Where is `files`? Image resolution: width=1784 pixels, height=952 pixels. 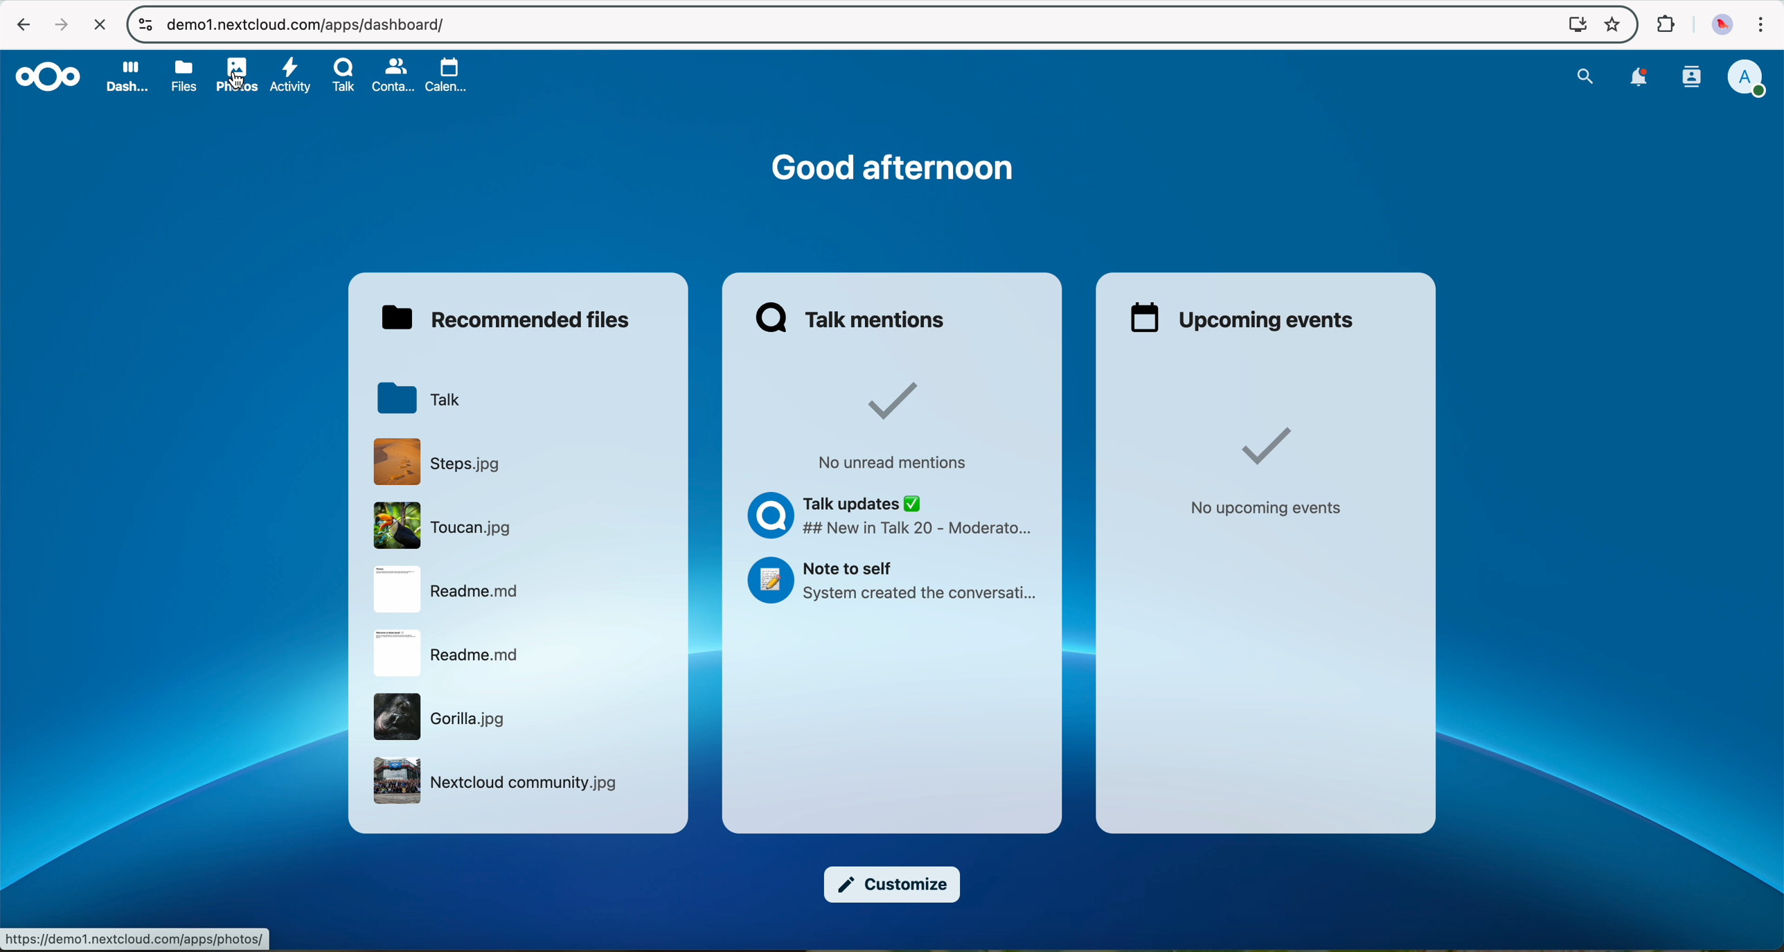
files is located at coordinates (182, 76).